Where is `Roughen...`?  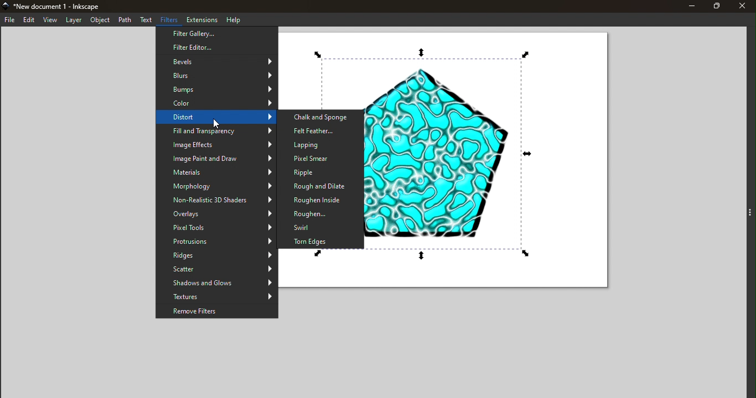 Roughen... is located at coordinates (320, 213).